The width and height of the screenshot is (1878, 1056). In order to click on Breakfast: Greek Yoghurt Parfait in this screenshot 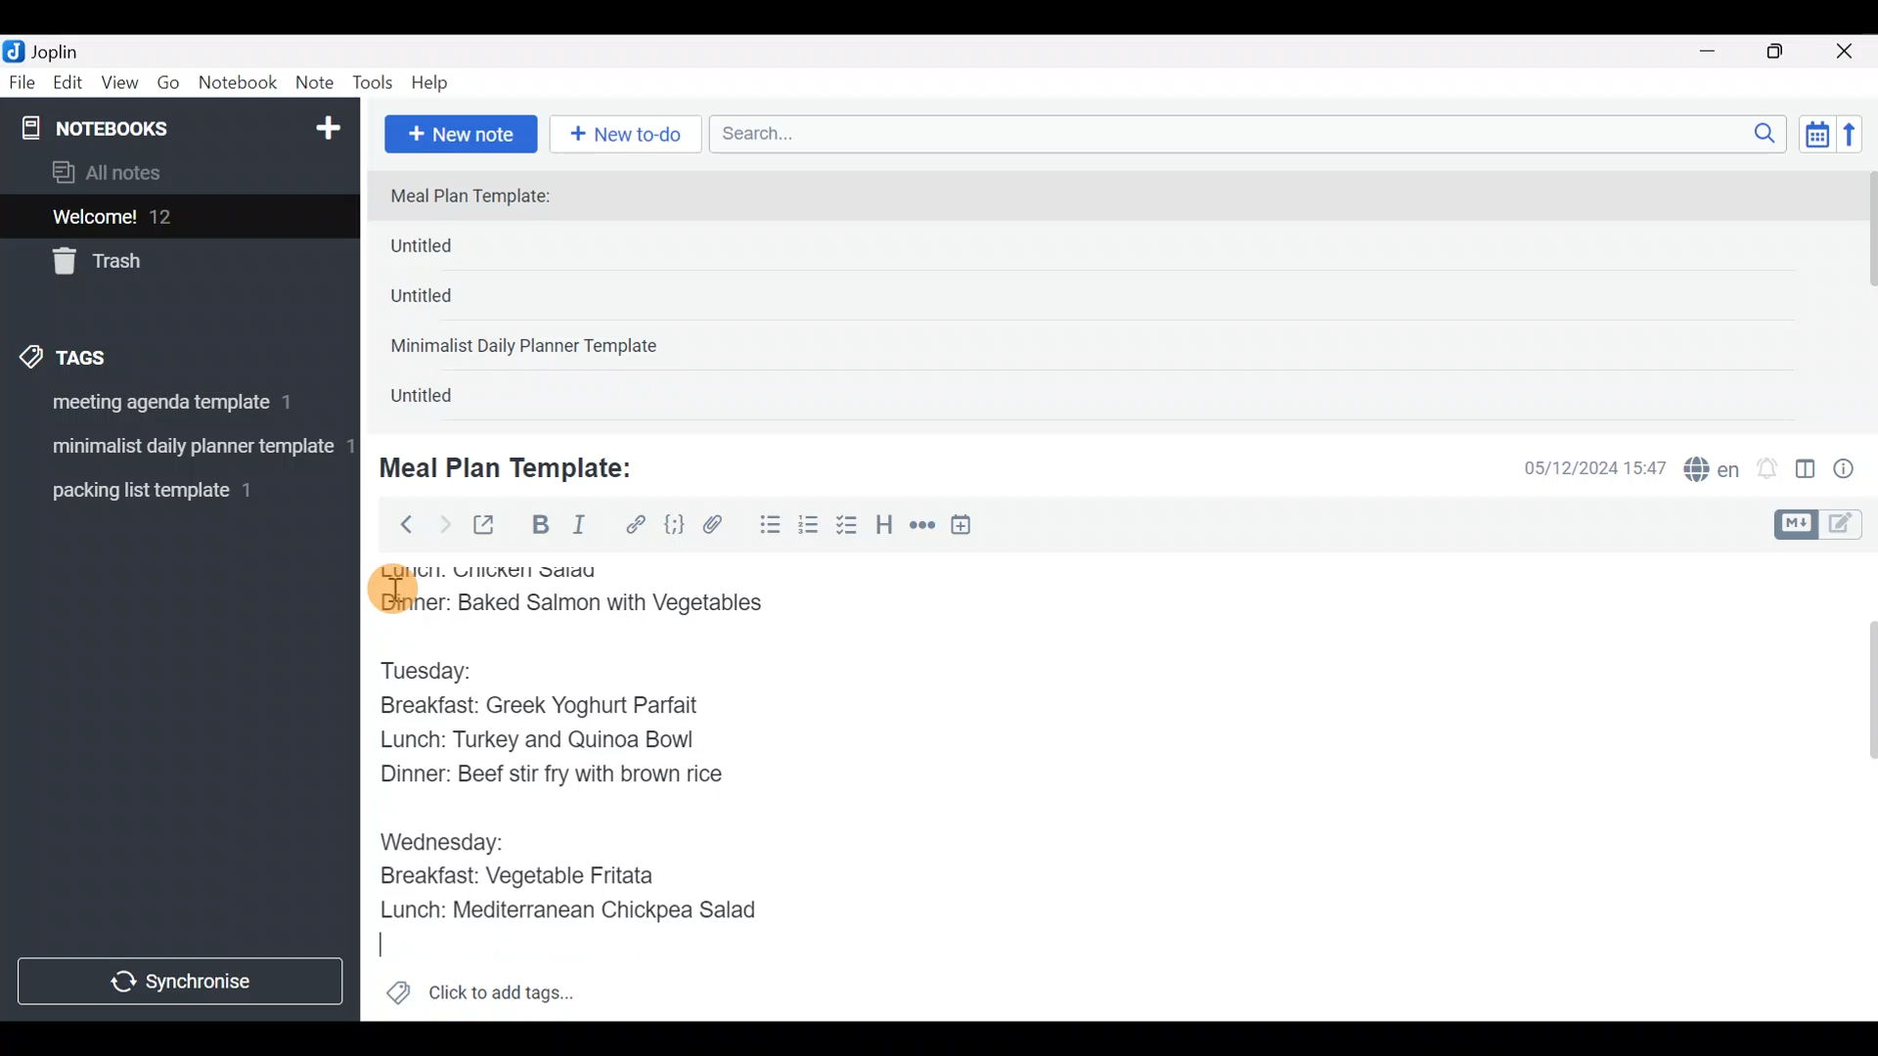, I will do `click(553, 708)`.